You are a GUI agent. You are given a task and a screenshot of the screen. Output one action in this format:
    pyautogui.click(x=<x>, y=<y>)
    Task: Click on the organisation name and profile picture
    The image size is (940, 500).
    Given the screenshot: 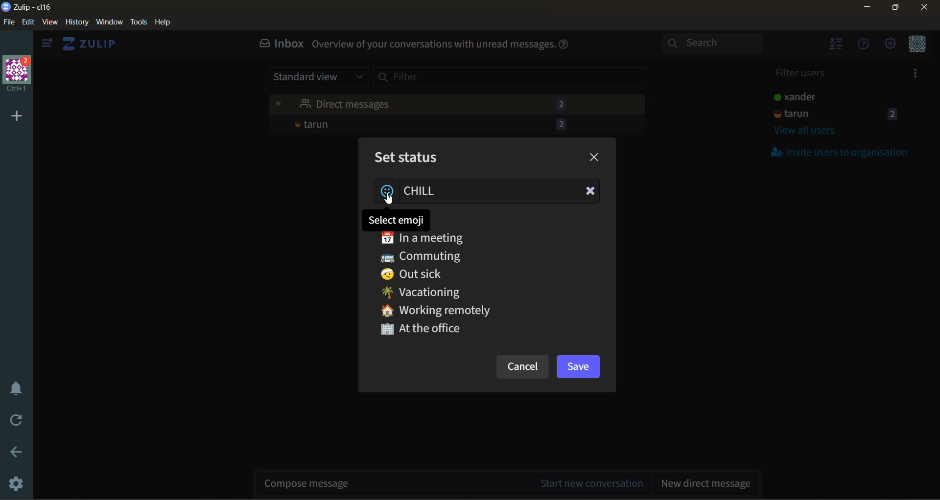 What is the action you would take?
    pyautogui.click(x=15, y=76)
    